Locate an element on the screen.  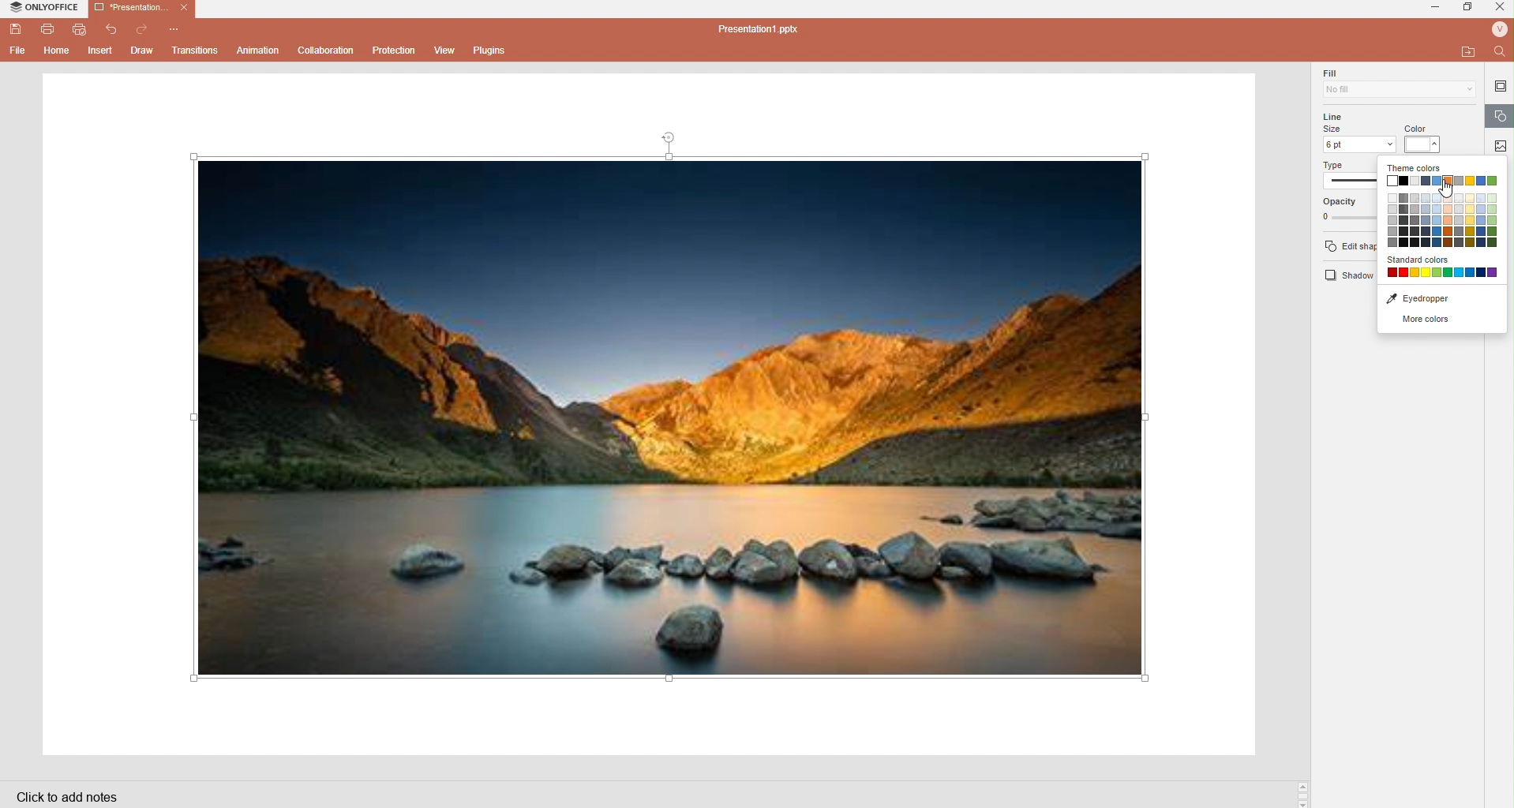
Slide settings is located at coordinates (1501, 86).